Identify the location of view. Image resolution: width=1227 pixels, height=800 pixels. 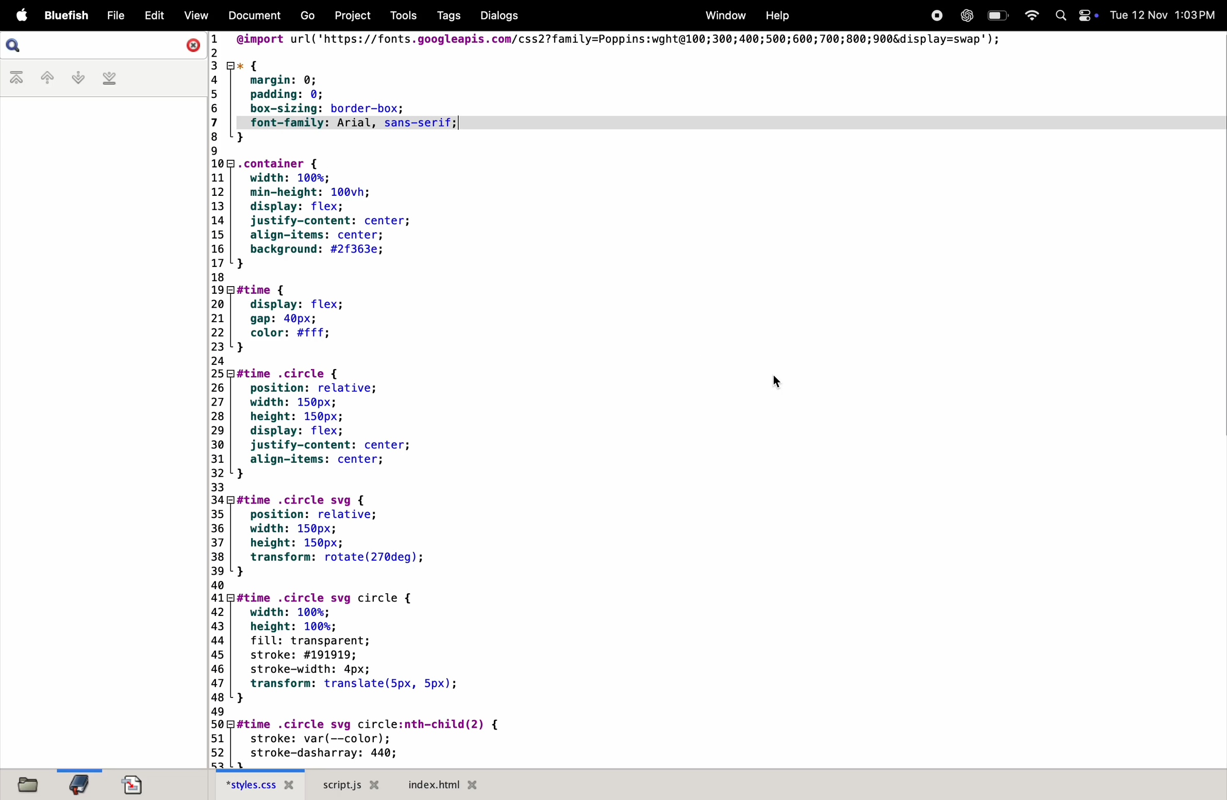
(193, 15).